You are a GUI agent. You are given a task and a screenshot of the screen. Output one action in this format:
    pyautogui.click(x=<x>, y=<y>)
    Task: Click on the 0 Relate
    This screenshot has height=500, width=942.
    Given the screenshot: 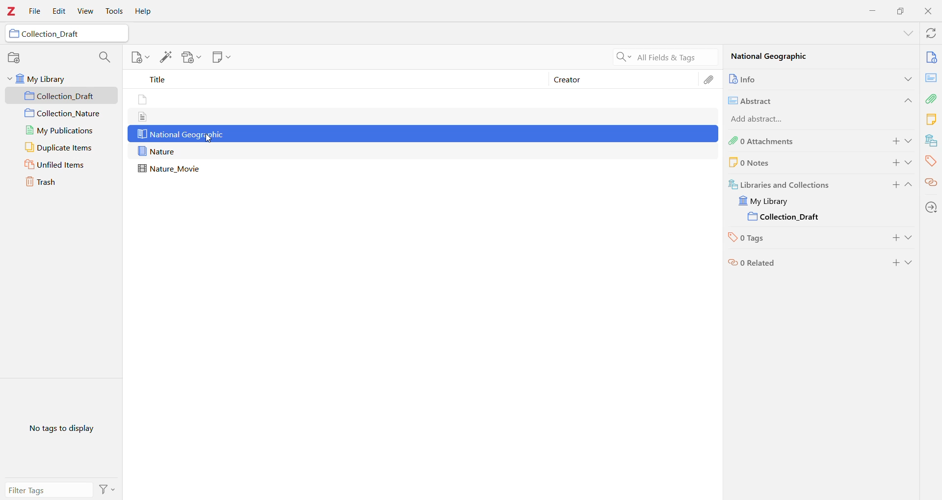 What is the action you would take?
    pyautogui.click(x=799, y=263)
    